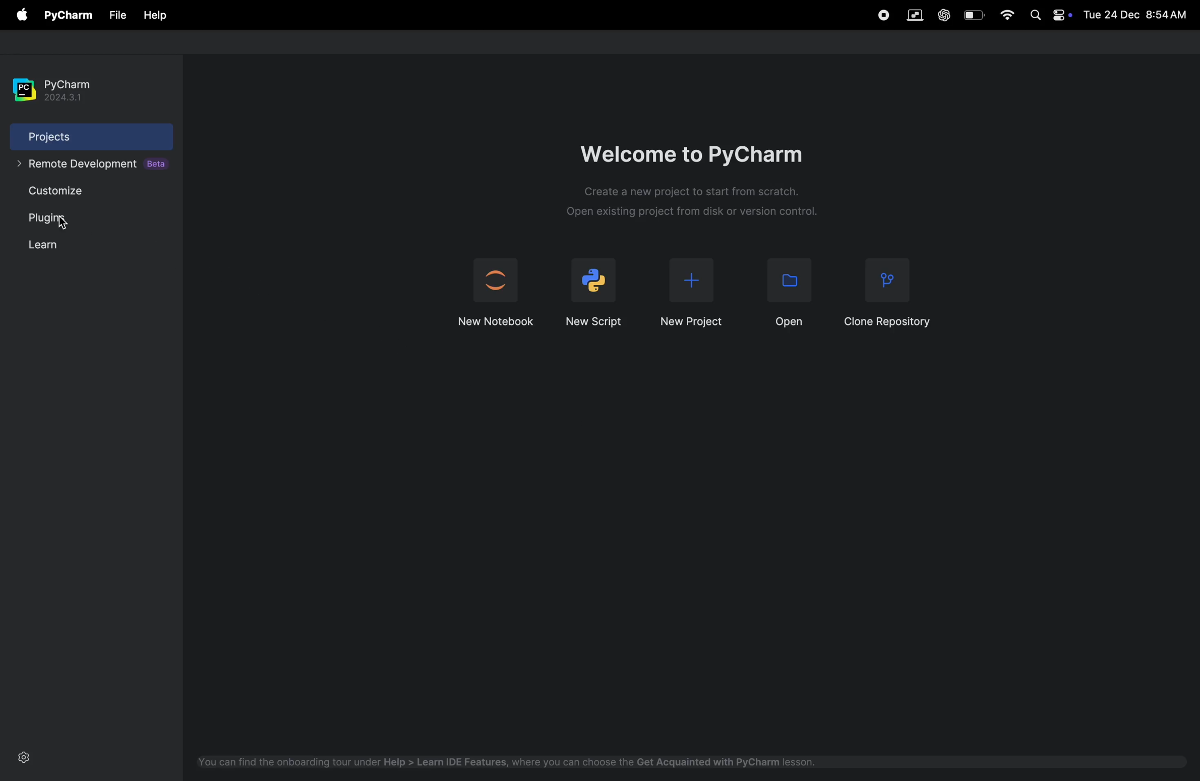 The height and width of the screenshot is (781, 1200). Describe the element at coordinates (68, 224) in the screenshot. I see `cursor` at that location.